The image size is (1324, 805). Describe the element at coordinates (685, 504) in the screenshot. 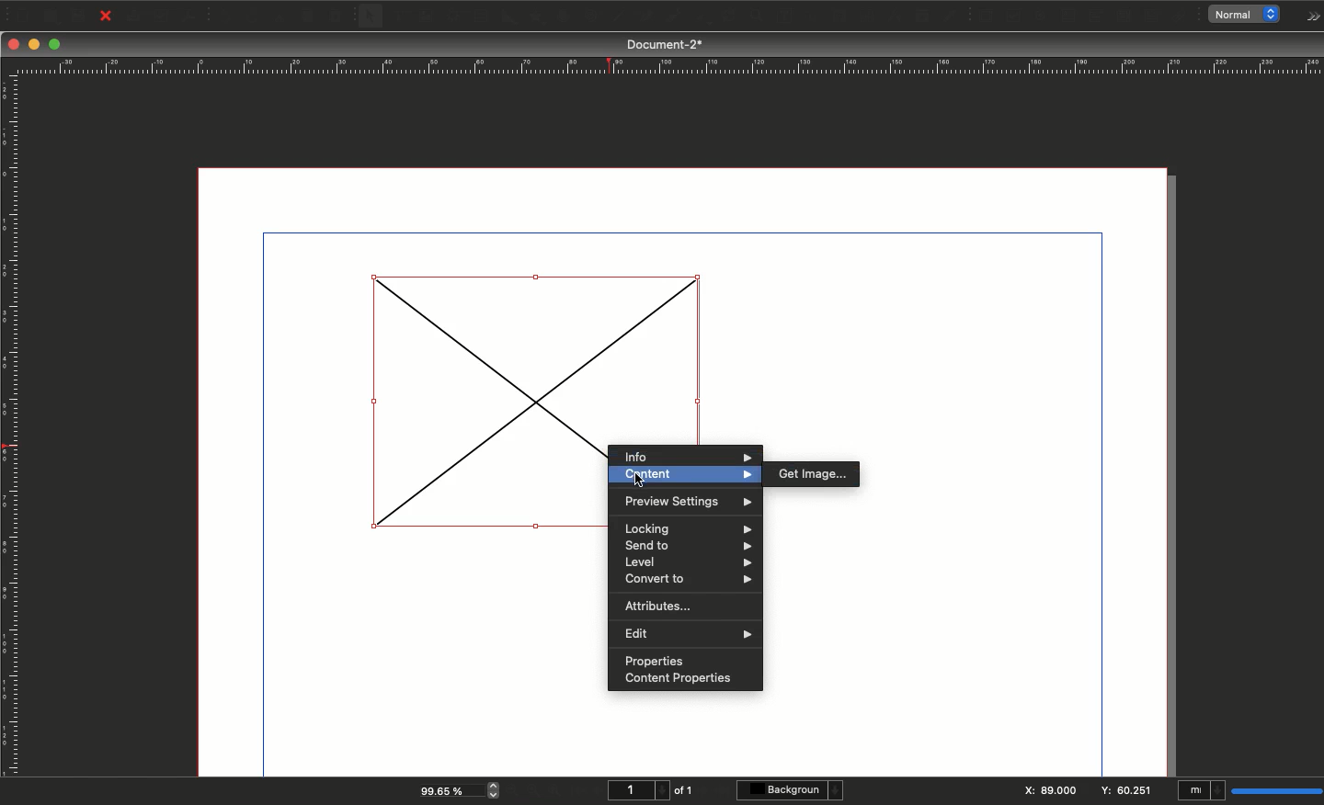

I see `Preview settings` at that location.